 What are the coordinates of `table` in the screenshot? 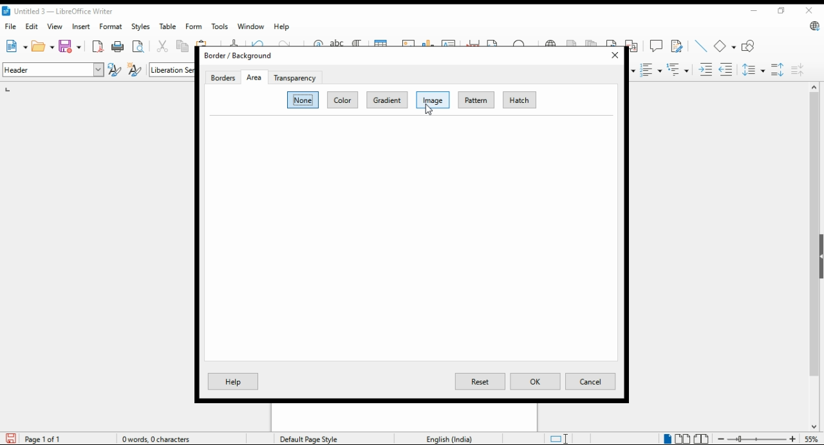 It's located at (169, 26).